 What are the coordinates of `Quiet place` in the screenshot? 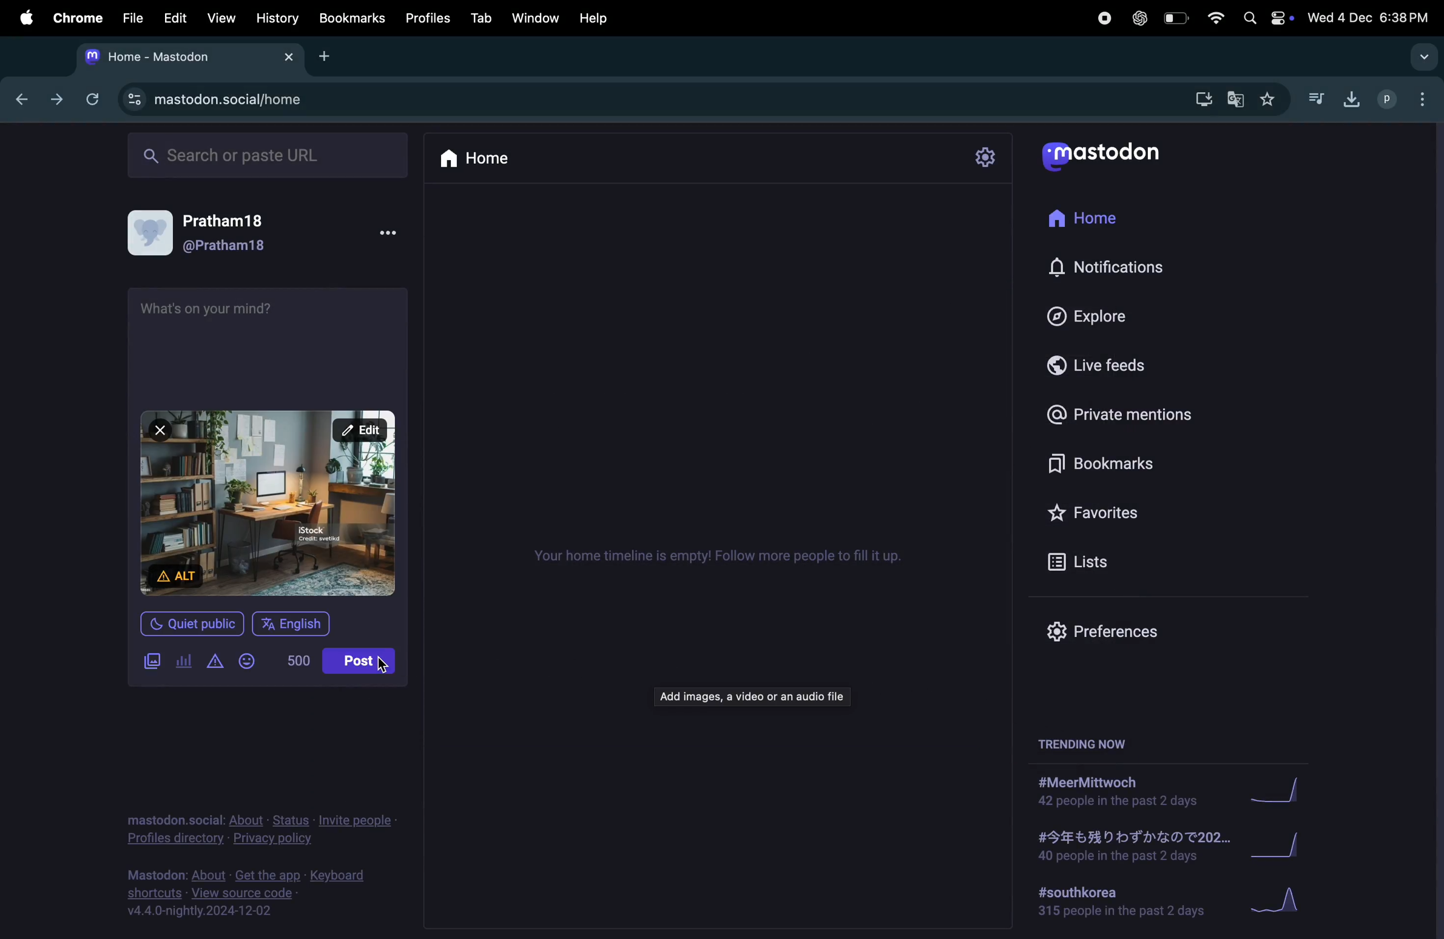 It's located at (195, 625).